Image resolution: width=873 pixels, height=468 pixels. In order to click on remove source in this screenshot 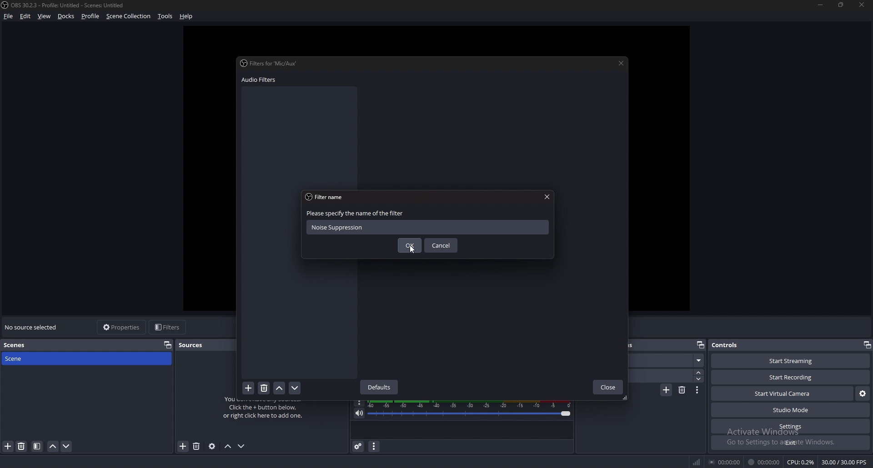, I will do `click(183, 446)`.